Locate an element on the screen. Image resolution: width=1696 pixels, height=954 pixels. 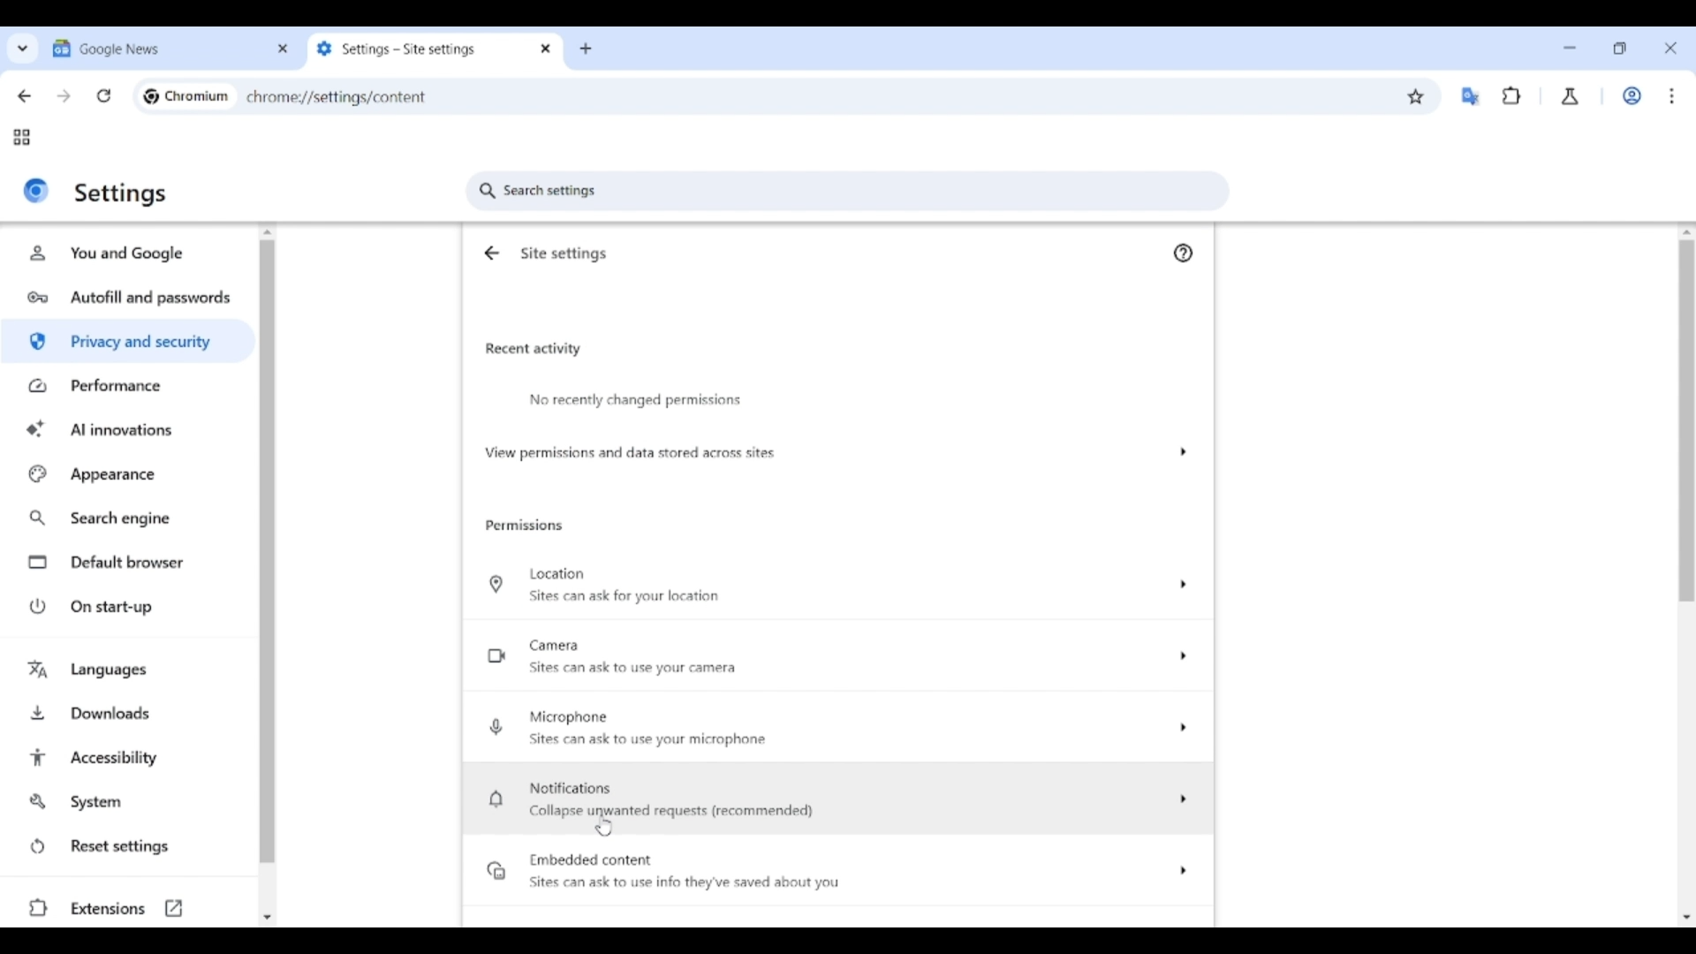
Vertical slide bar is located at coordinates (267, 552).